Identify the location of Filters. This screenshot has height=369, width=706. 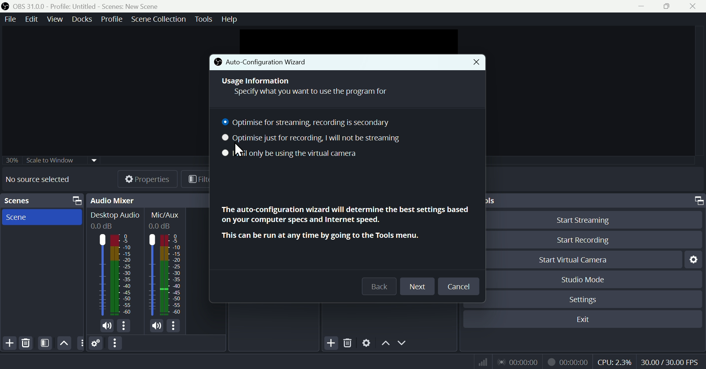
(44, 343).